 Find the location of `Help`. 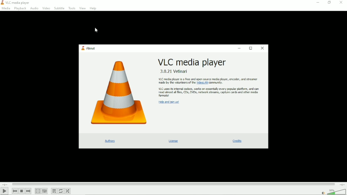

Help is located at coordinates (93, 8).